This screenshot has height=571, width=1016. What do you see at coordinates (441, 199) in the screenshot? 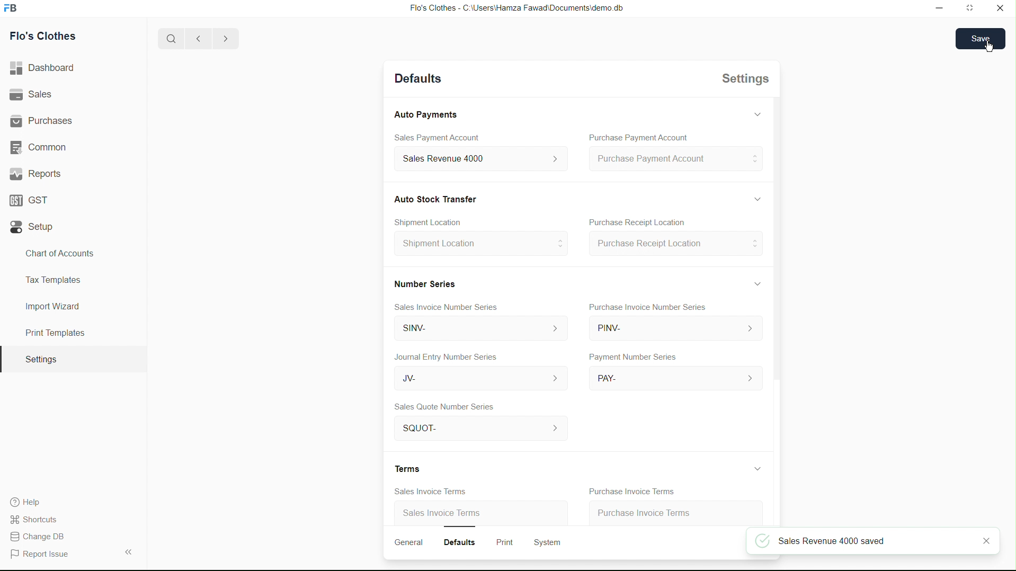
I see `Cash` at bounding box center [441, 199].